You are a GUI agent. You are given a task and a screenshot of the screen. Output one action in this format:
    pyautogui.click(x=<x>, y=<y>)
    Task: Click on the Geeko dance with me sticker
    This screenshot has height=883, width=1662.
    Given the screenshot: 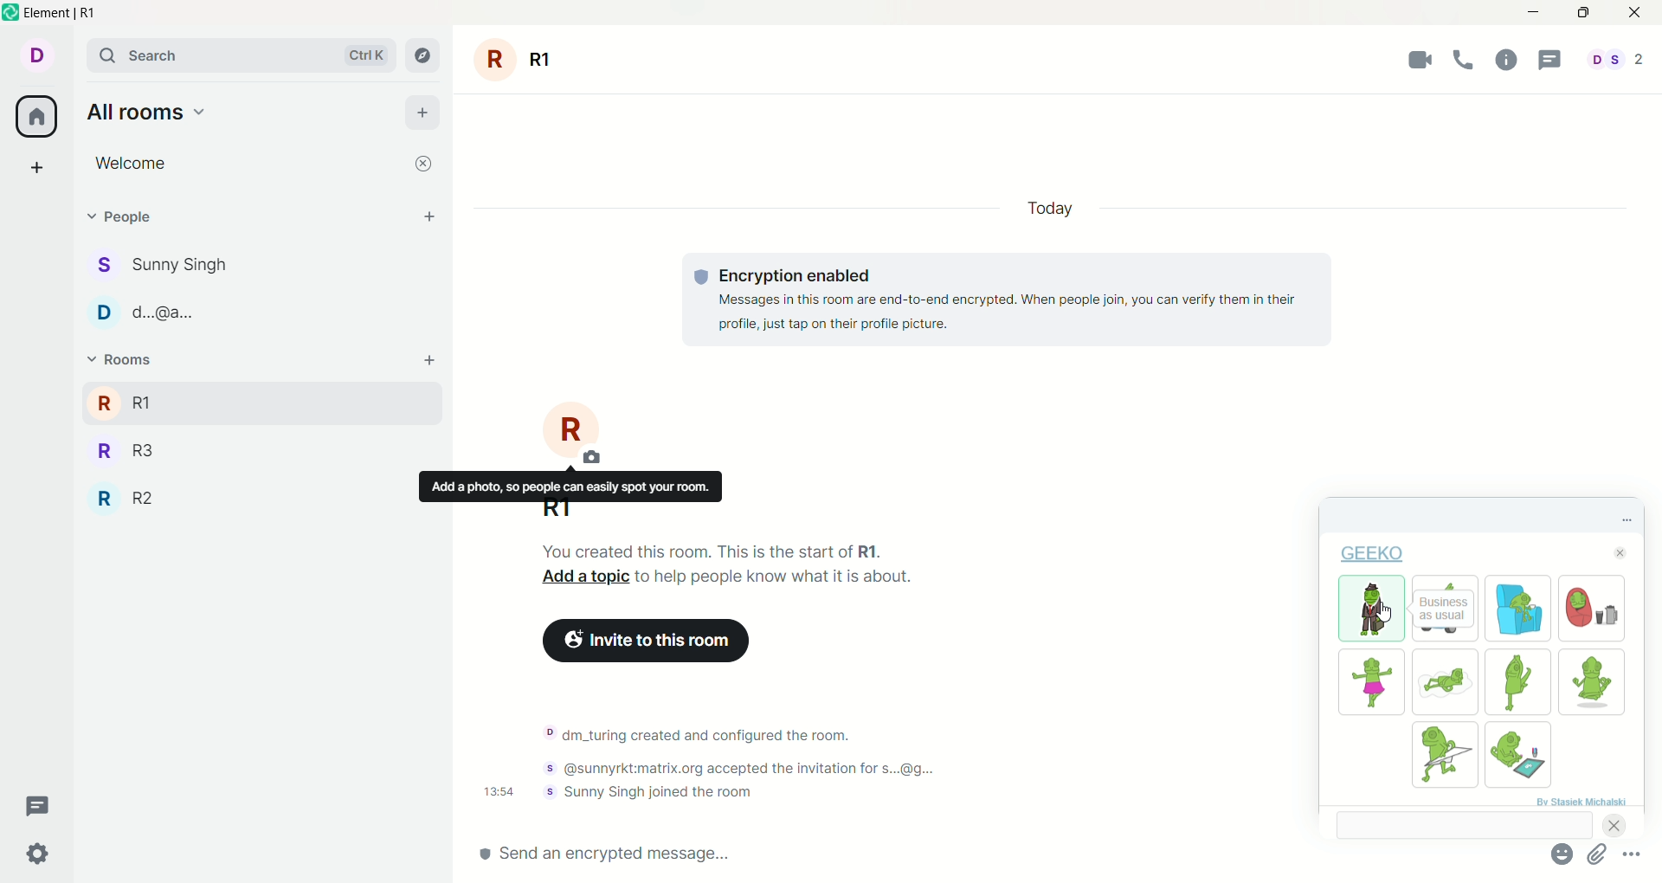 What is the action you would take?
    pyautogui.click(x=1371, y=681)
    